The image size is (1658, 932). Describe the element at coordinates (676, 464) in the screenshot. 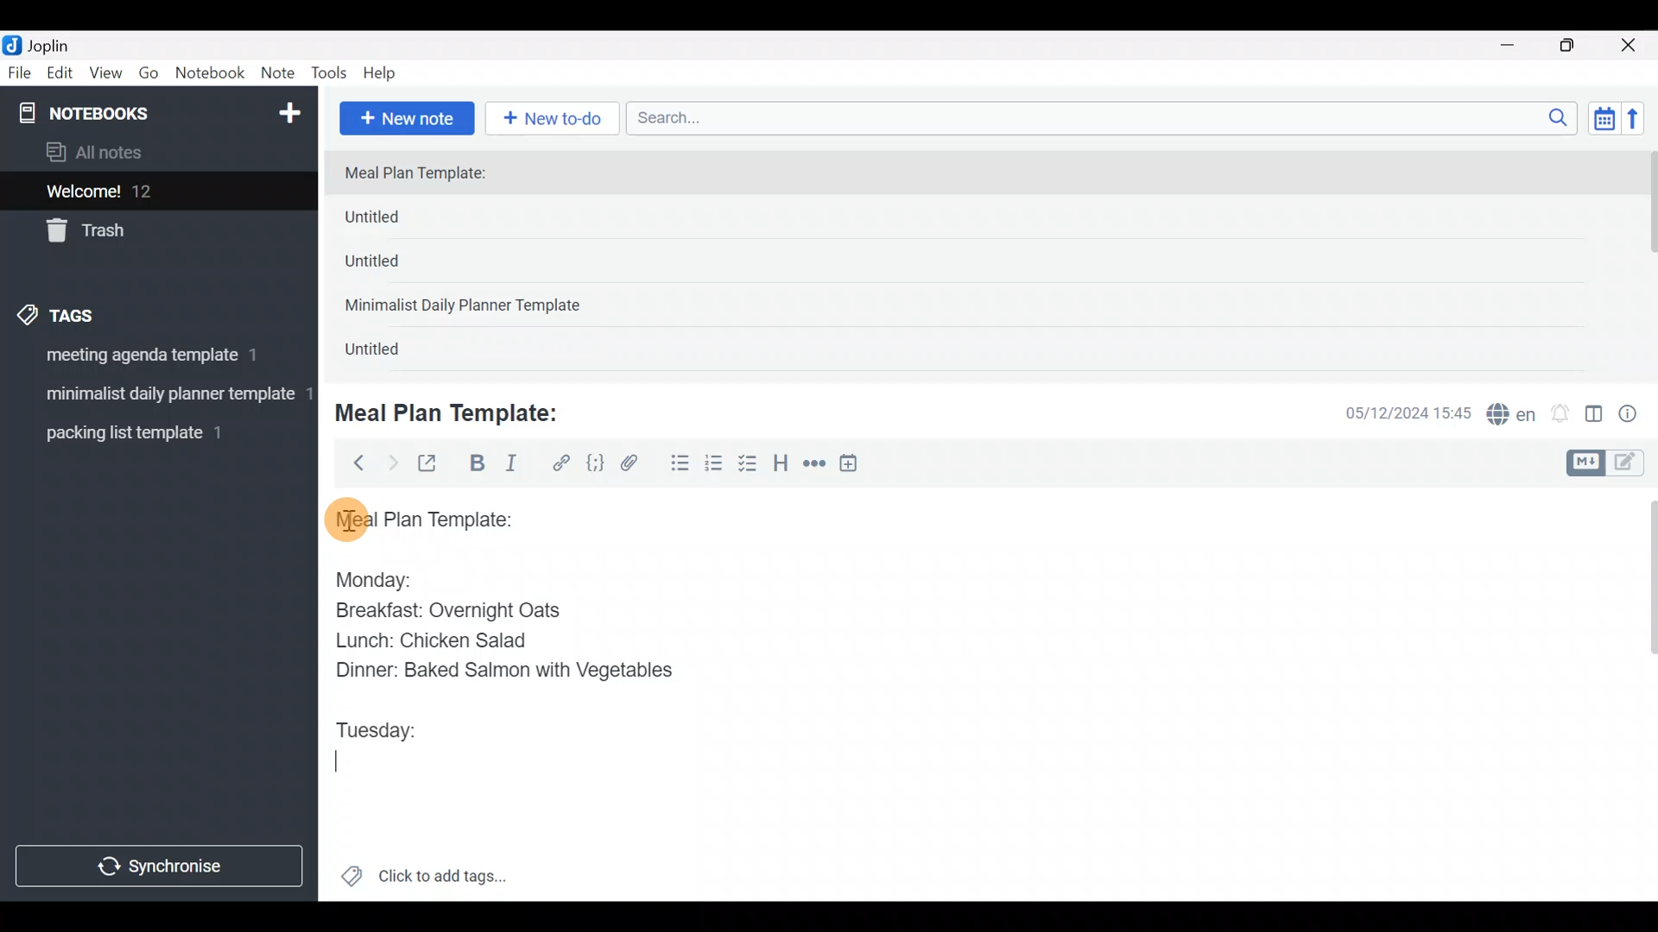

I see `Bulleted list` at that location.